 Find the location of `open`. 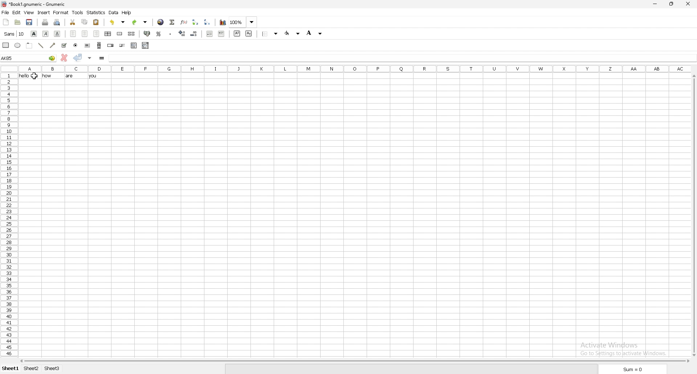

open is located at coordinates (17, 22).